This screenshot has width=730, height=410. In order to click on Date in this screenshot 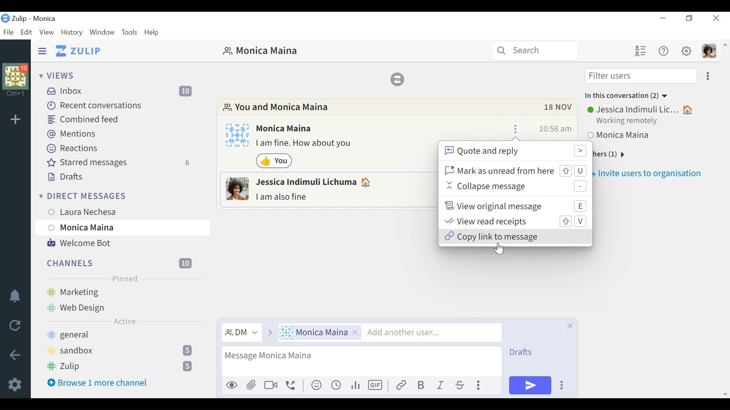, I will do `click(559, 109)`.